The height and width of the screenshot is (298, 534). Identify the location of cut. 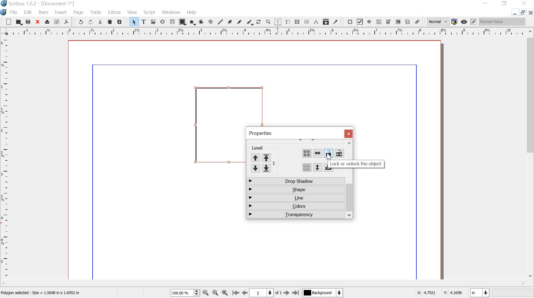
(100, 22).